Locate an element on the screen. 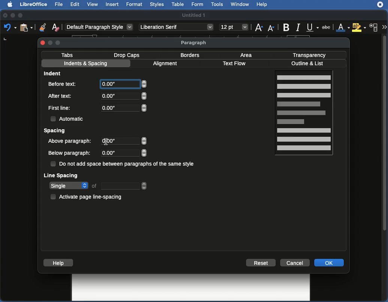 This screenshot has height=302, width=388. Tools is located at coordinates (218, 4).